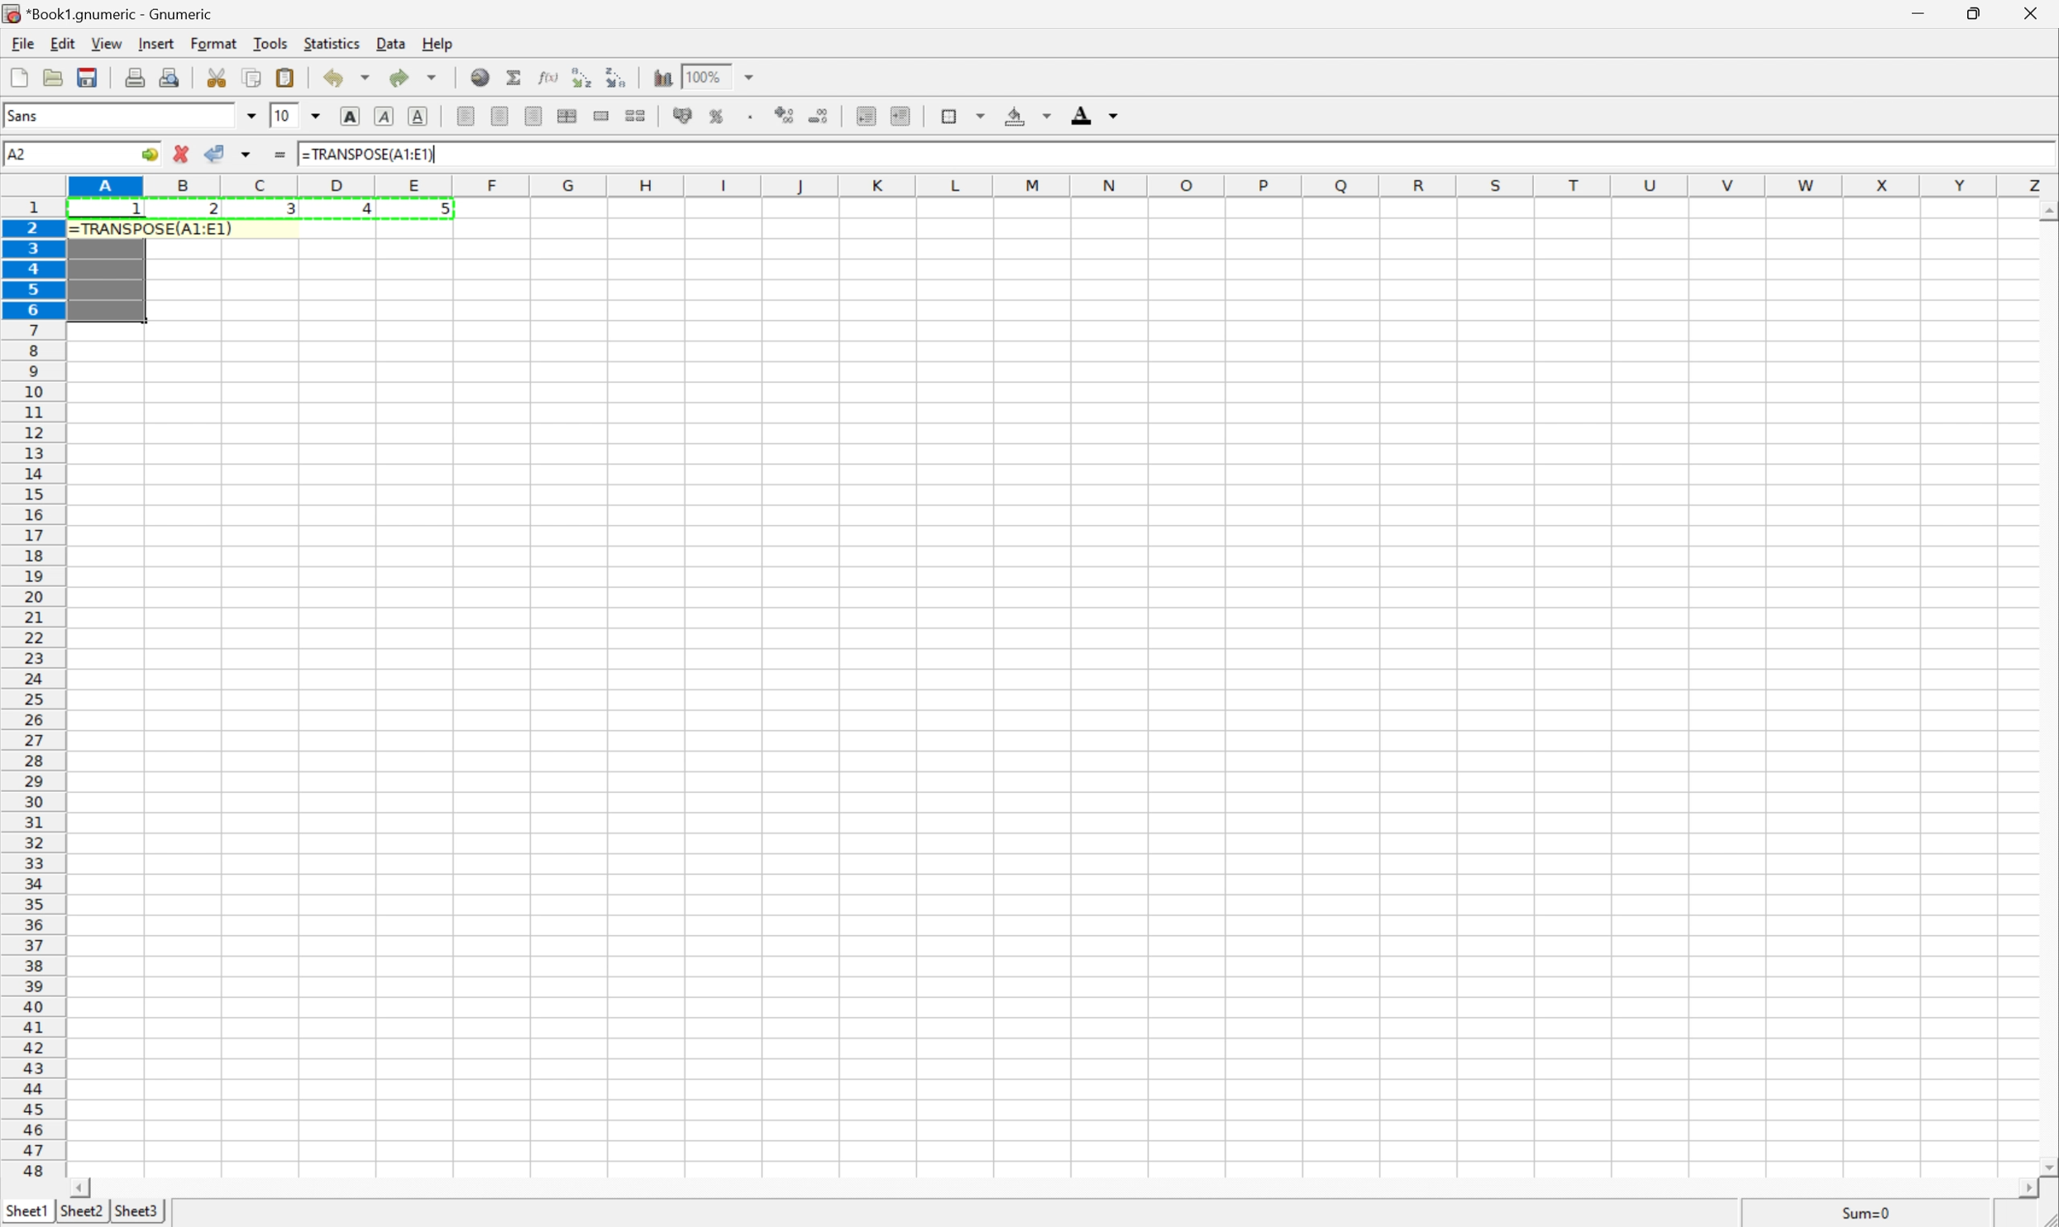 Image resolution: width=2059 pixels, height=1227 pixels. I want to click on help, so click(434, 42).